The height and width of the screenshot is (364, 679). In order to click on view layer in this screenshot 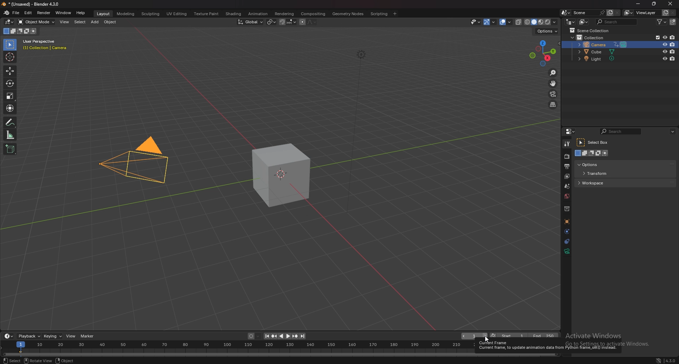, I will do `click(642, 13)`.